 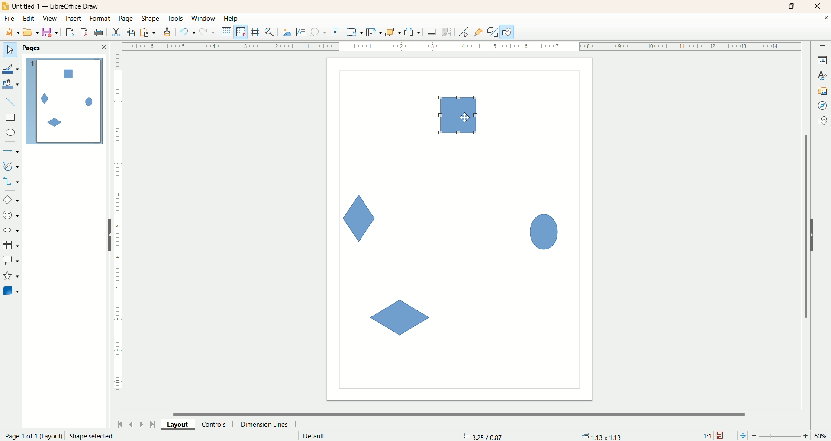 What do you see at coordinates (69, 31) in the screenshot?
I see `export` at bounding box center [69, 31].